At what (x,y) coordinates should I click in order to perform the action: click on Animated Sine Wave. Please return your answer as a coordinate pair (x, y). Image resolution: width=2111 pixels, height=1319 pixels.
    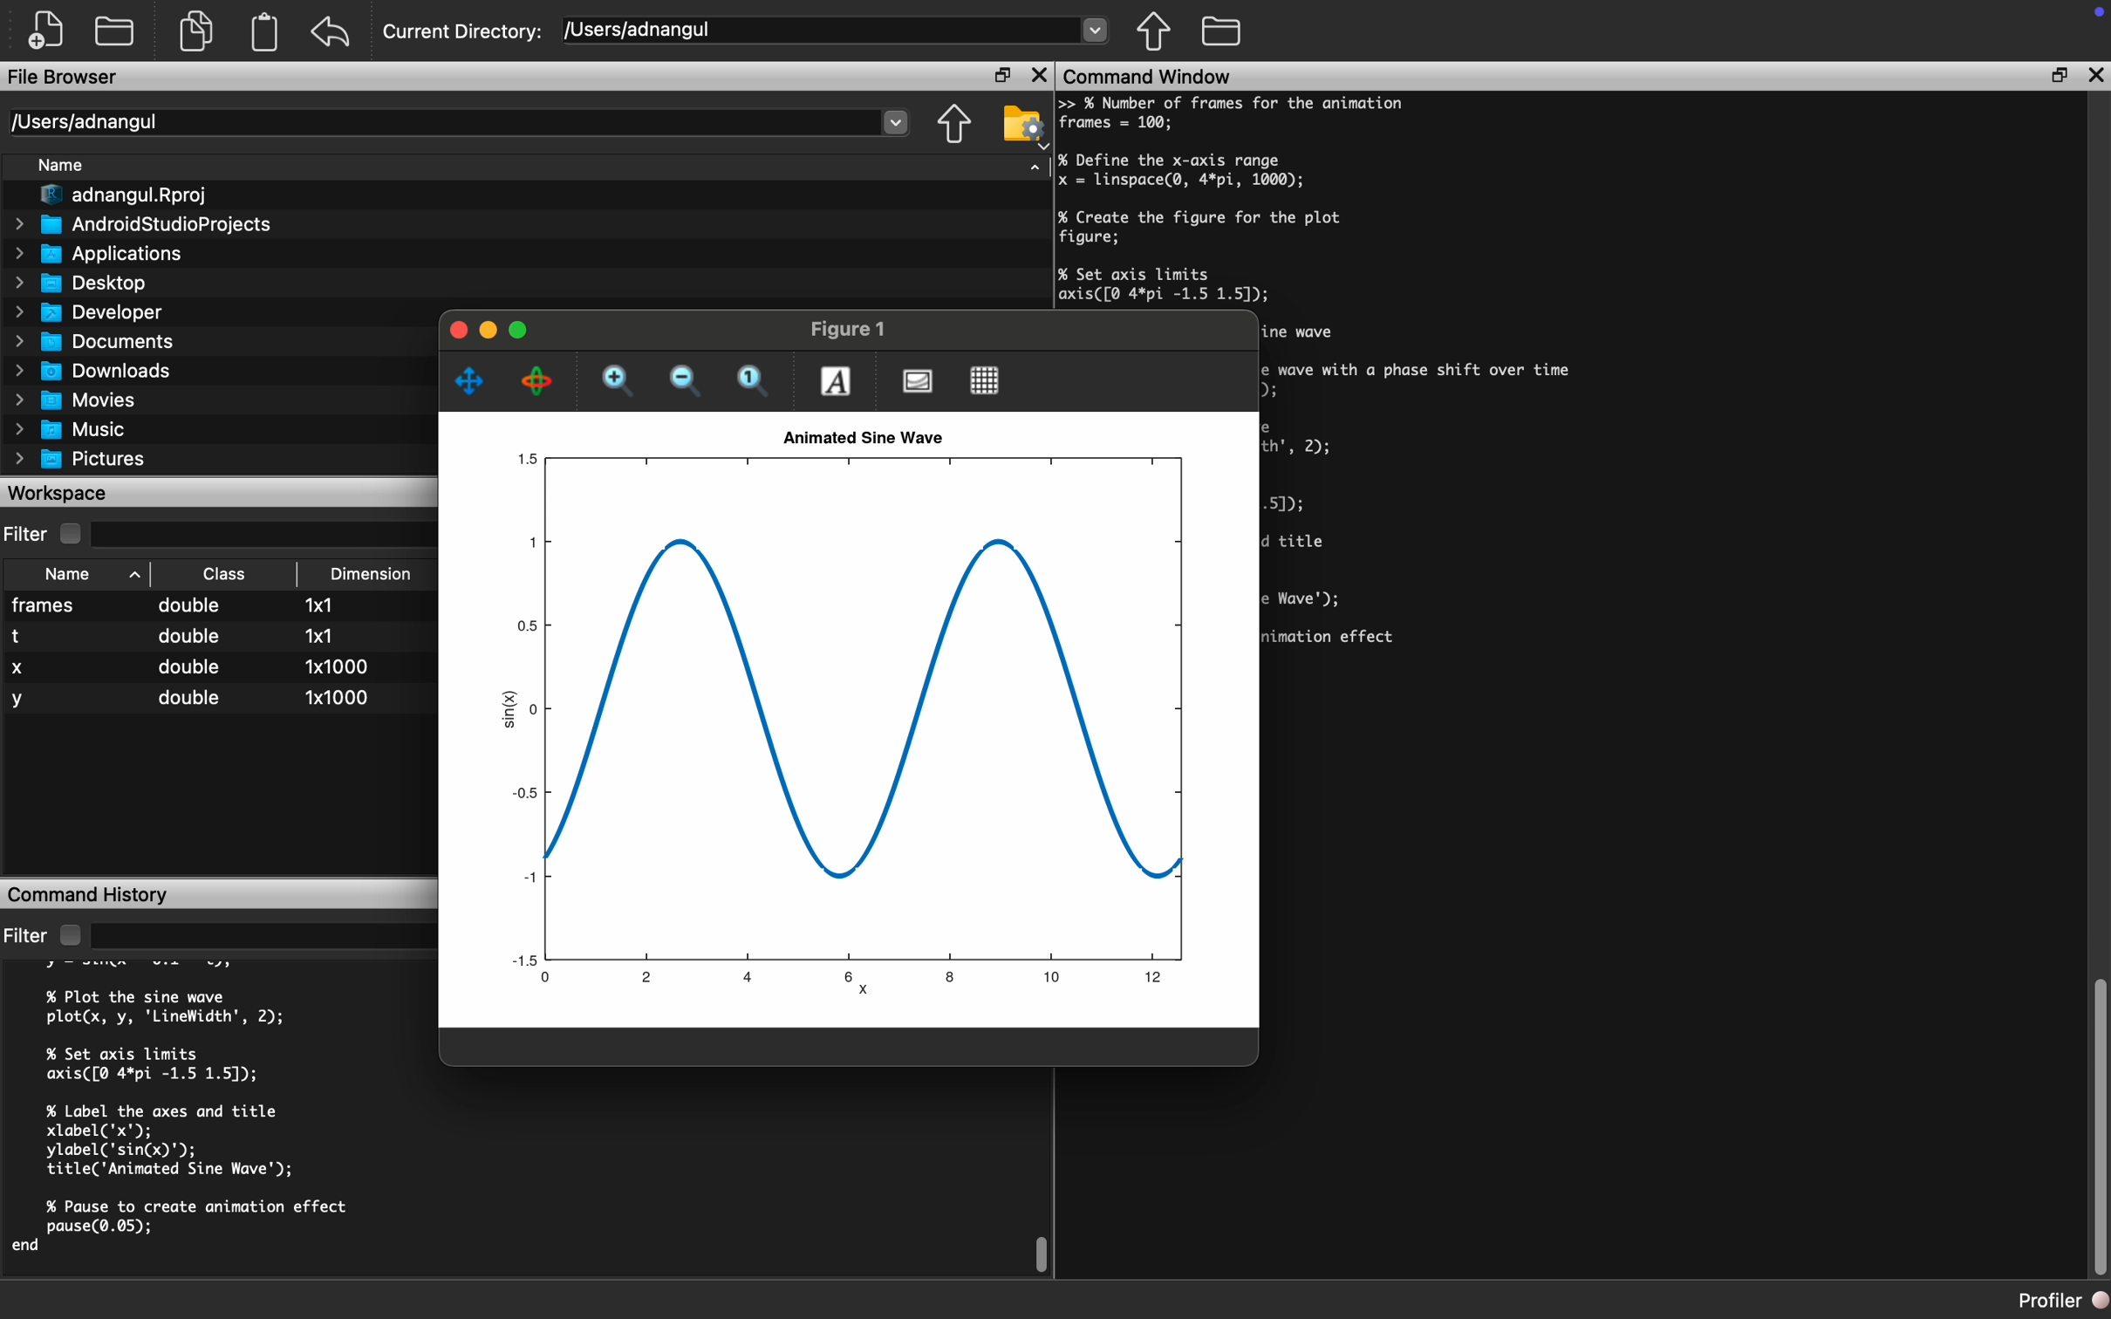
    Looking at the image, I should click on (865, 435).